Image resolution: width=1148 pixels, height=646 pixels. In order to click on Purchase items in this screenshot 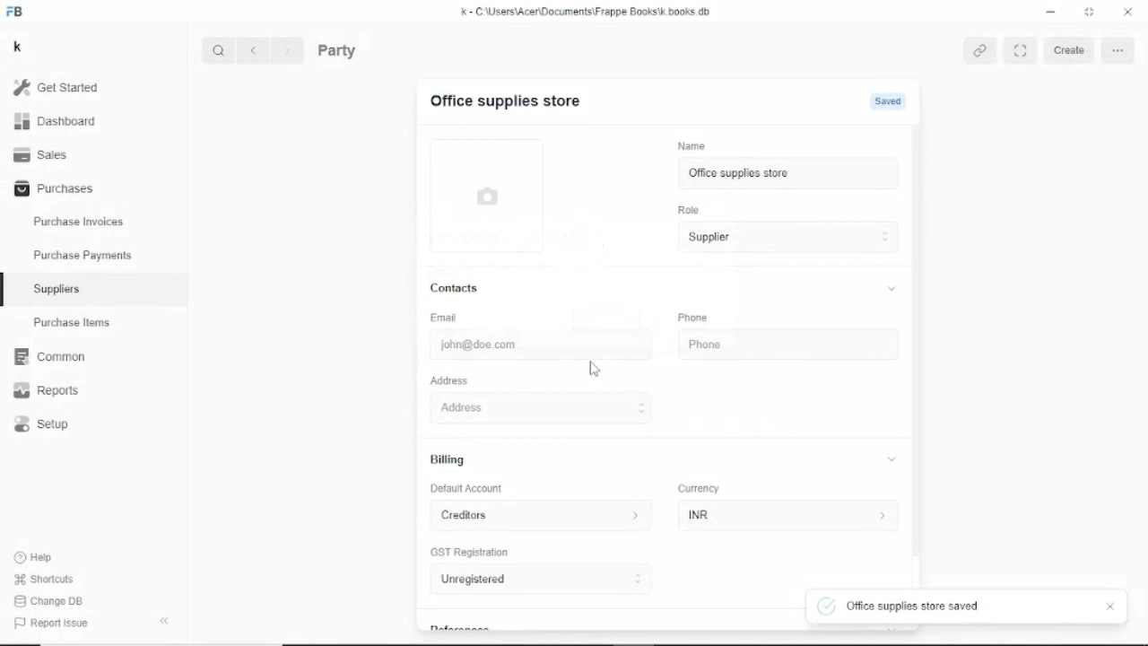, I will do `click(71, 322)`.